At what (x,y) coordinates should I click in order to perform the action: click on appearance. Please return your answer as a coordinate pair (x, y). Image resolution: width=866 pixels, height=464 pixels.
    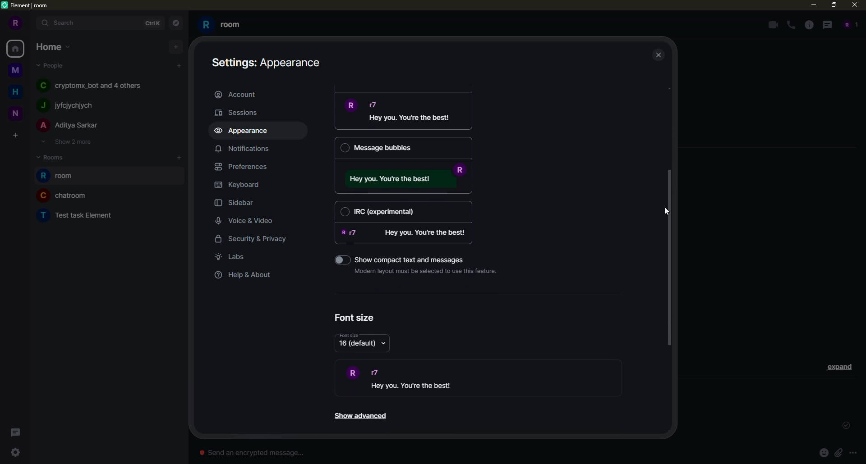
    Looking at the image, I should click on (245, 131).